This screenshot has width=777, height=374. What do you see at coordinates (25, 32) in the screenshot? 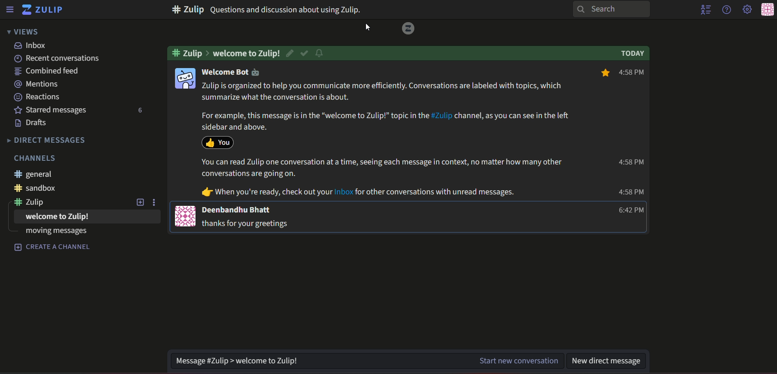
I see `views` at bounding box center [25, 32].